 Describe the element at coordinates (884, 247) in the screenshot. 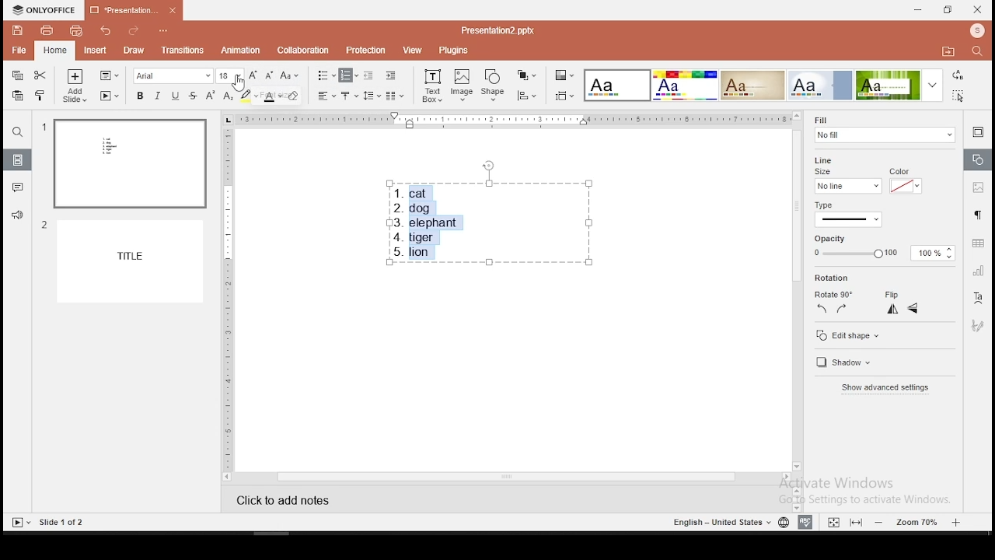

I see `opacity` at that location.